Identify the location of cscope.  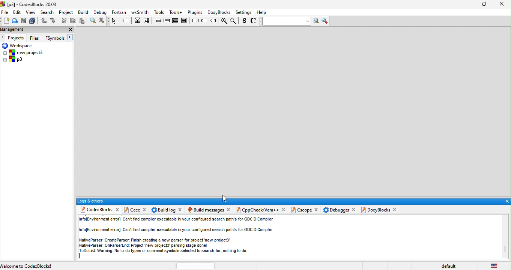
(301, 210).